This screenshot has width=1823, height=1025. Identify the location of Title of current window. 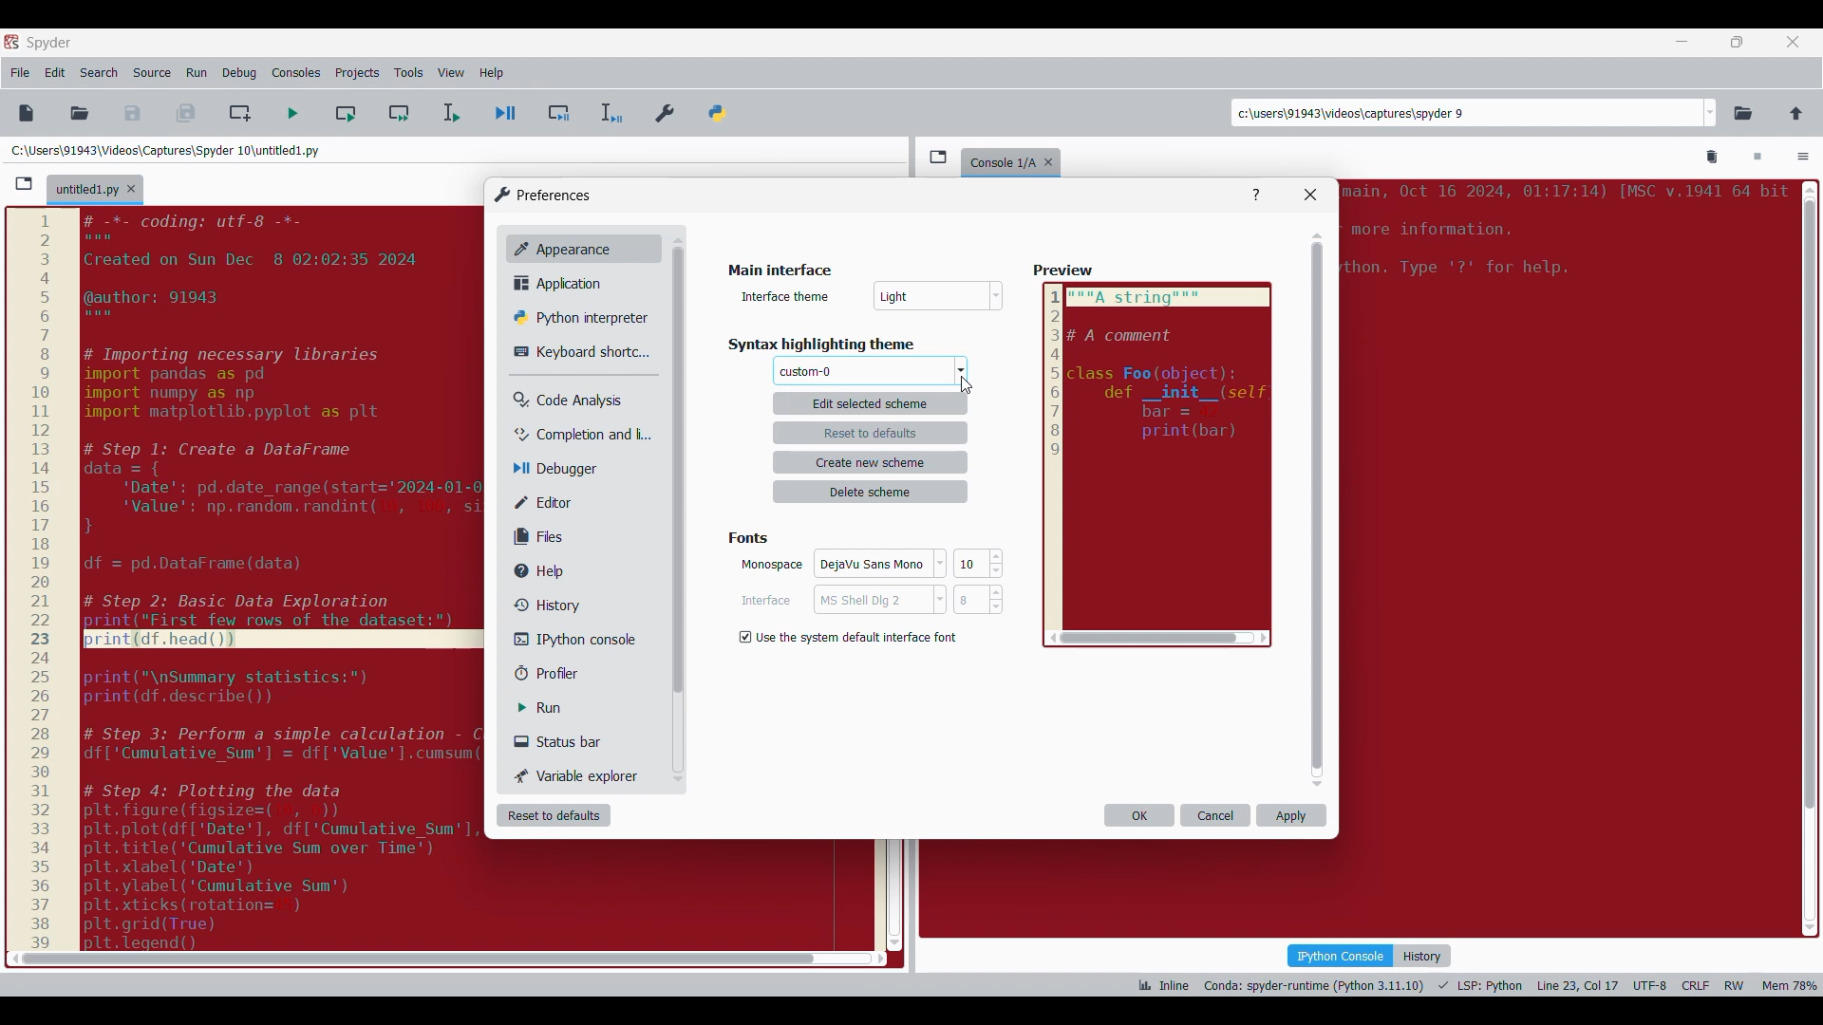
(778, 271).